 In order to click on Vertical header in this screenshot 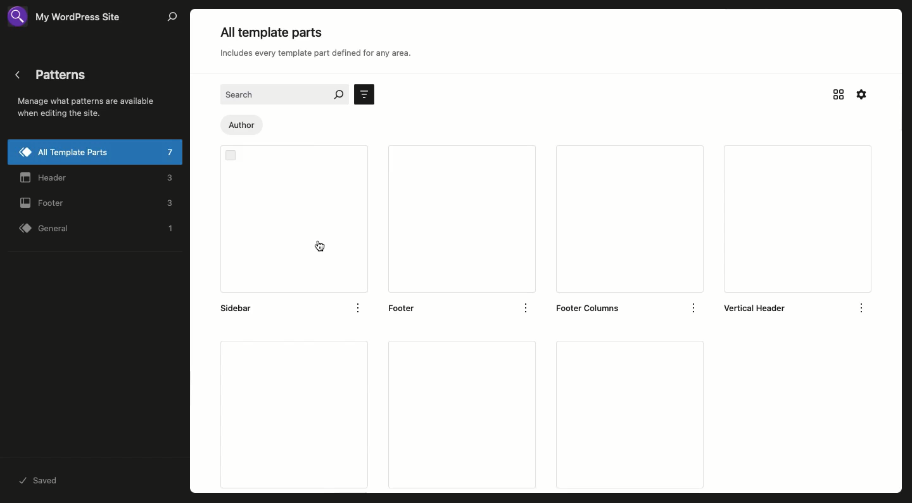, I will do `click(797, 218)`.